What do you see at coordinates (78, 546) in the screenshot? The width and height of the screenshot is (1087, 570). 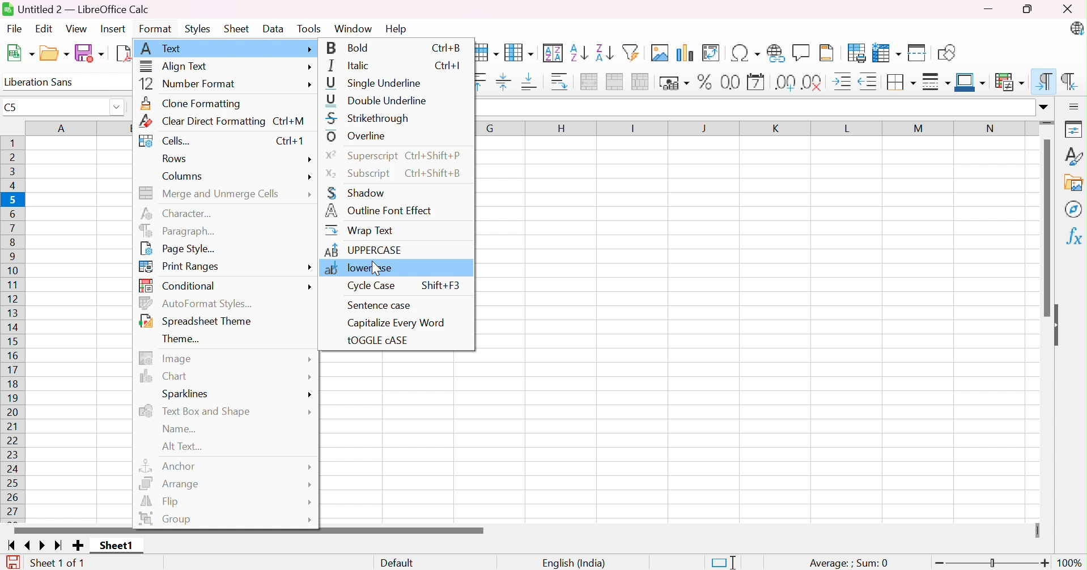 I see `Add new Sheet` at bounding box center [78, 546].